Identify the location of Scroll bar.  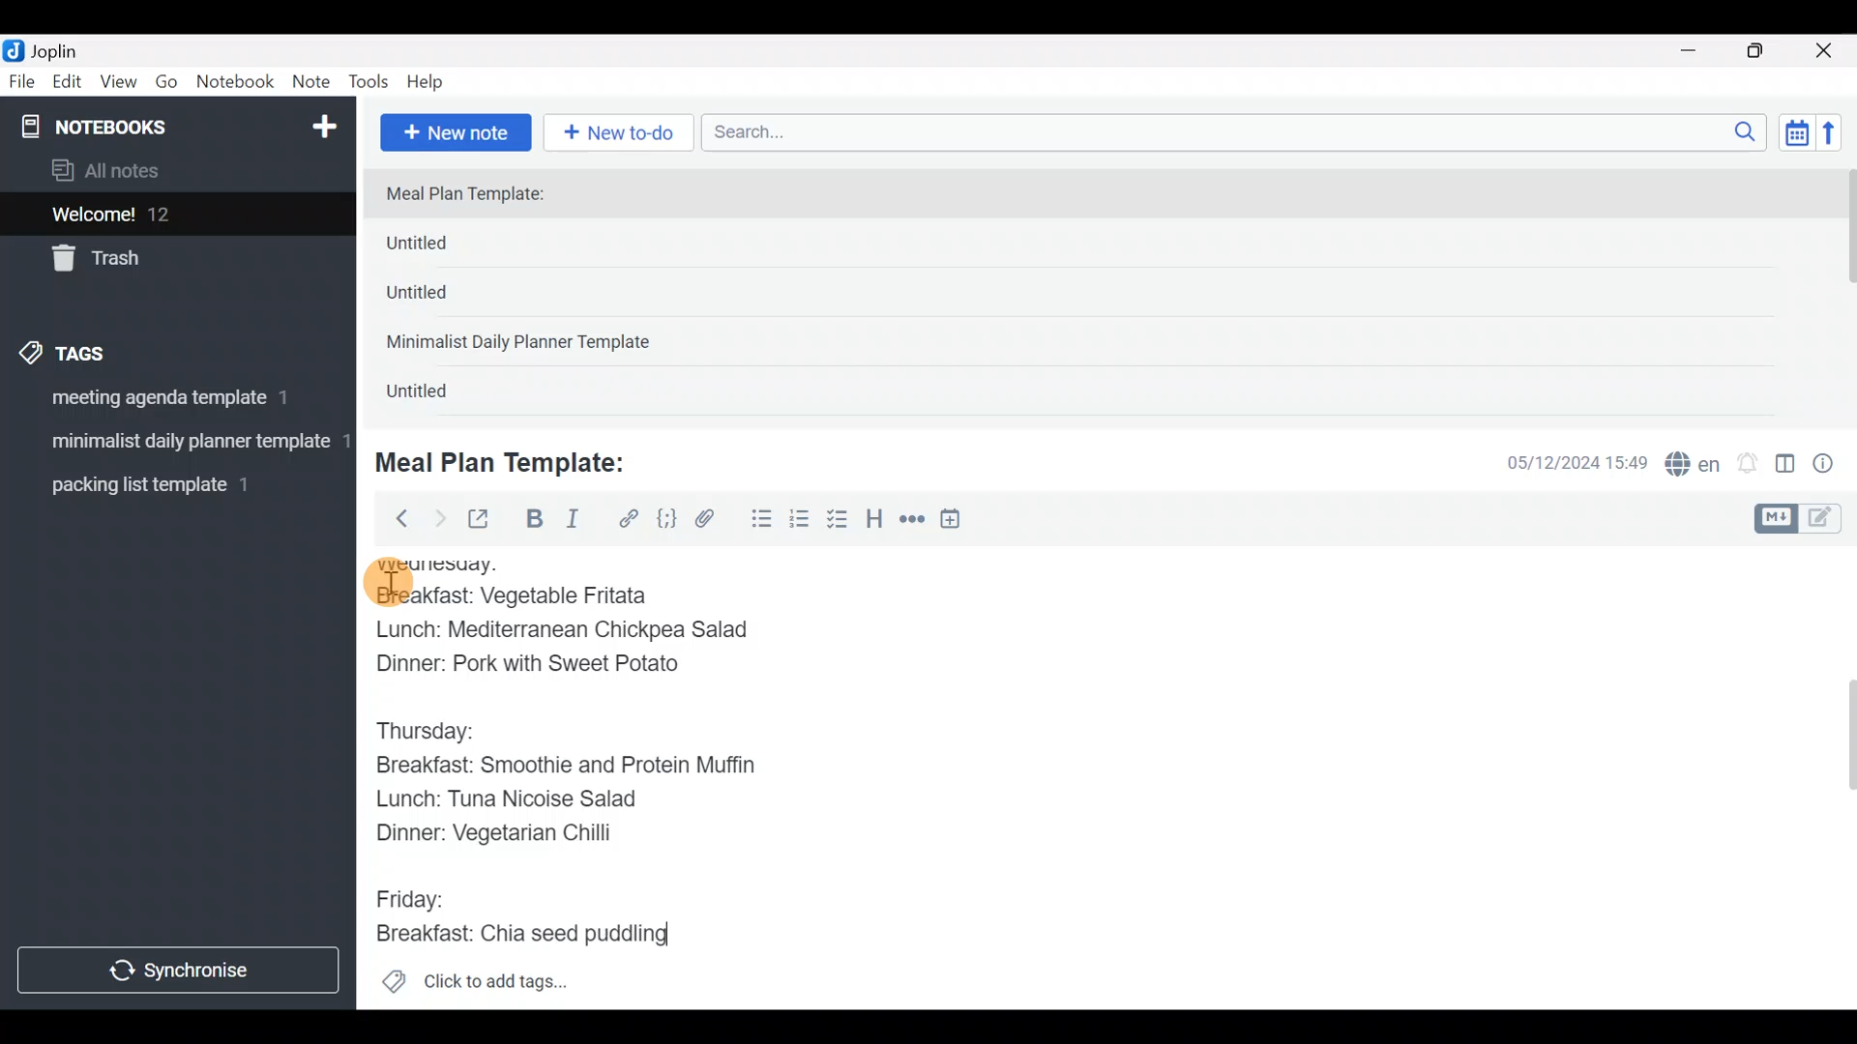
(1837, 777).